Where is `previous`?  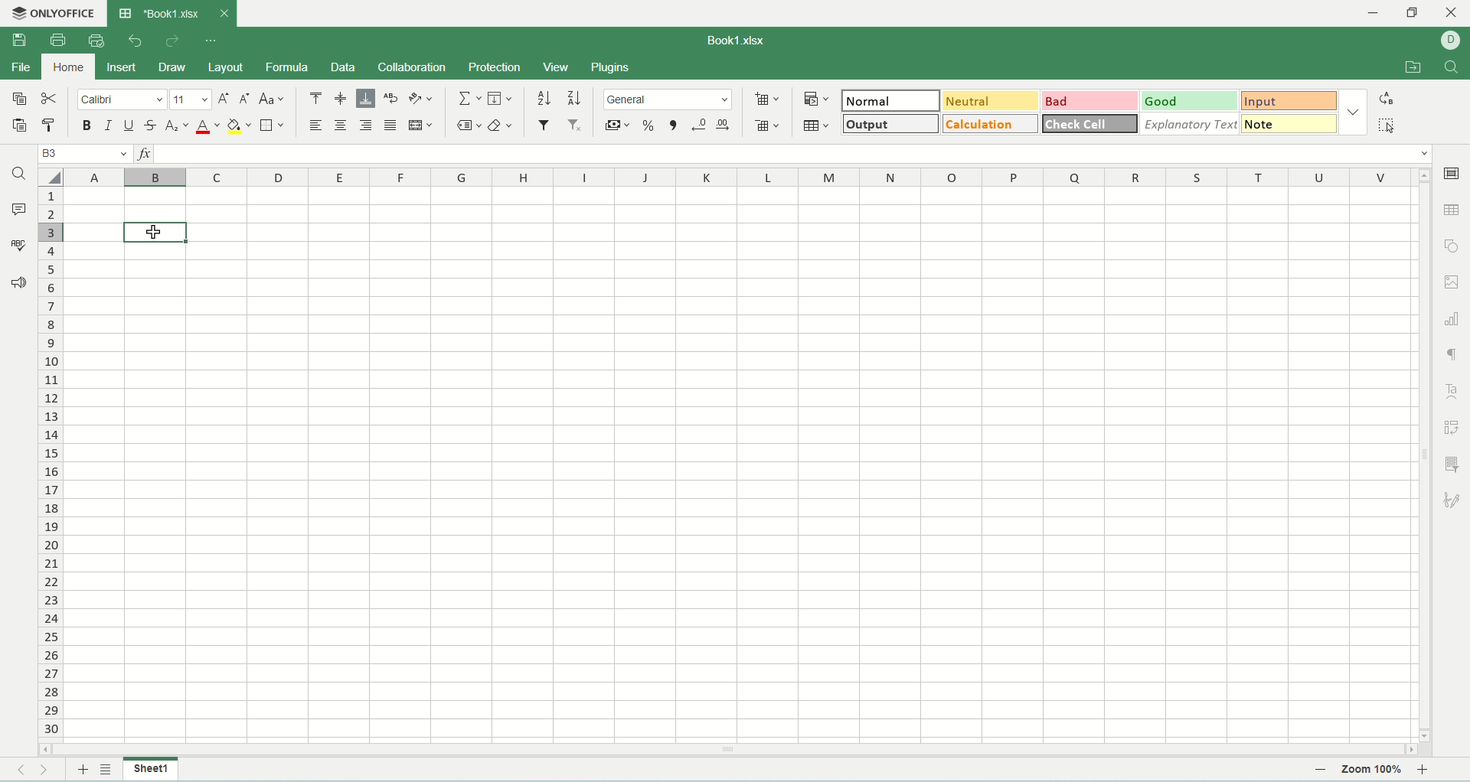
previous is located at coordinates (19, 771).